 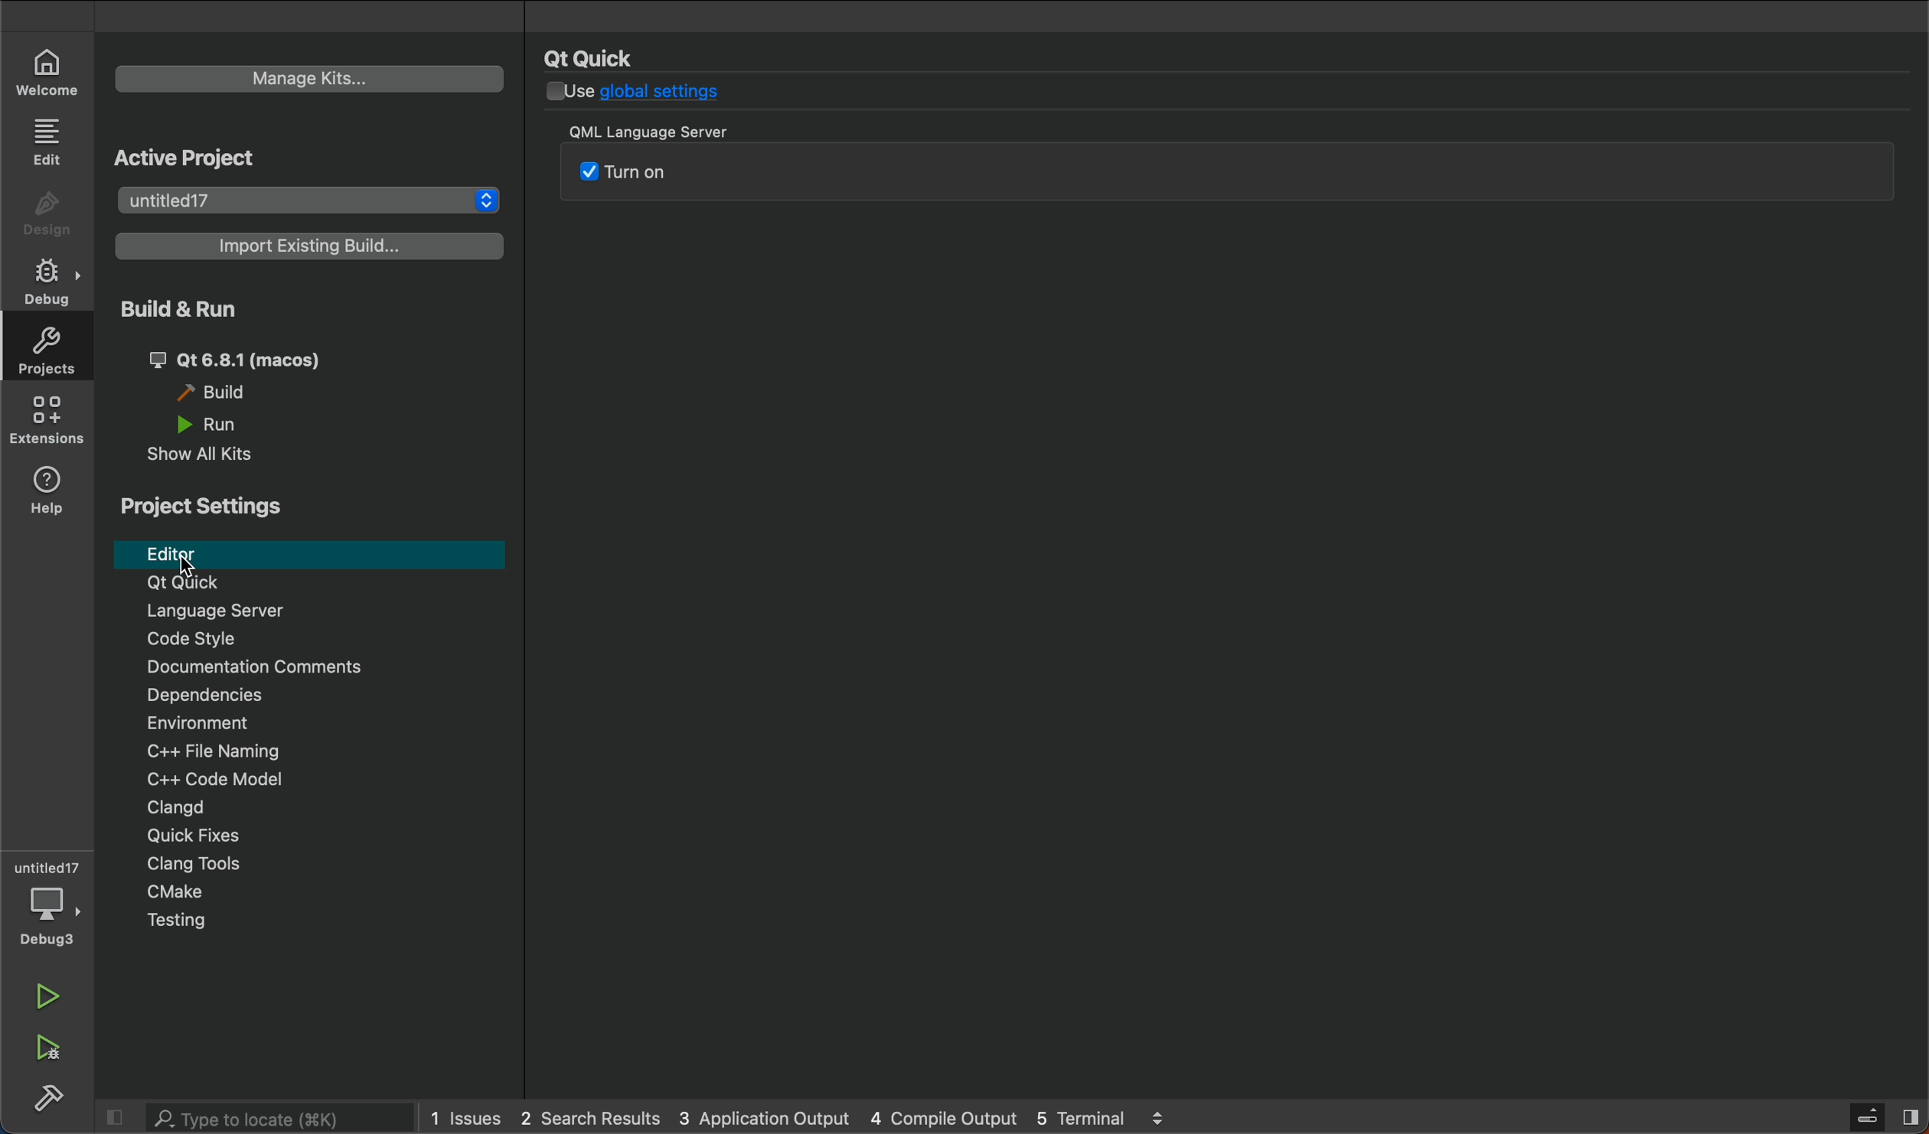 What do you see at coordinates (700, 174) in the screenshot?
I see `QML srver` at bounding box center [700, 174].